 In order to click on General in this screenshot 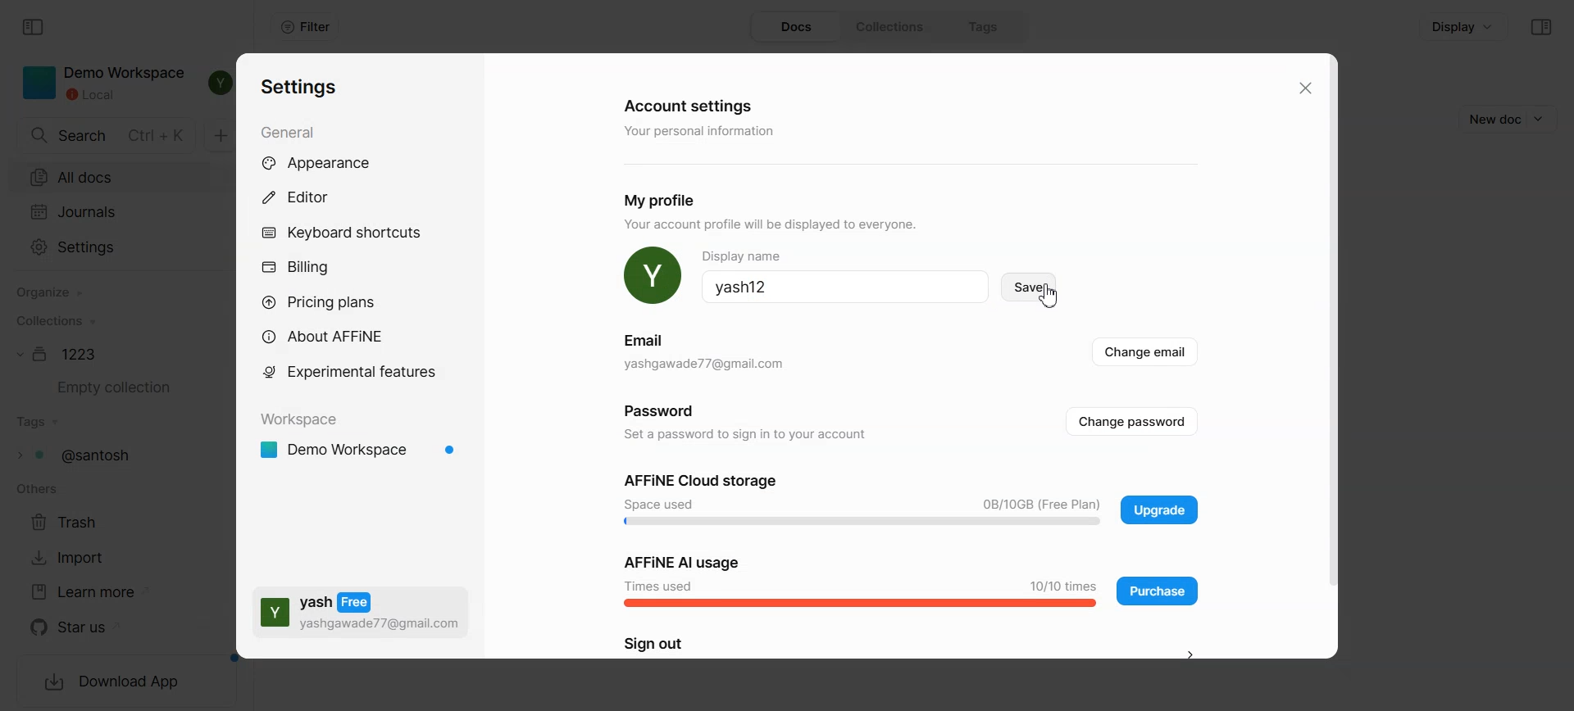, I will do `click(293, 131)`.